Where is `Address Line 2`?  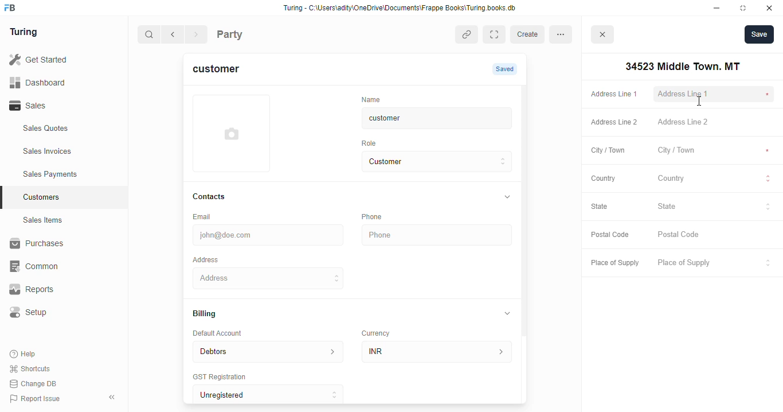 Address Line 2 is located at coordinates (715, 123).